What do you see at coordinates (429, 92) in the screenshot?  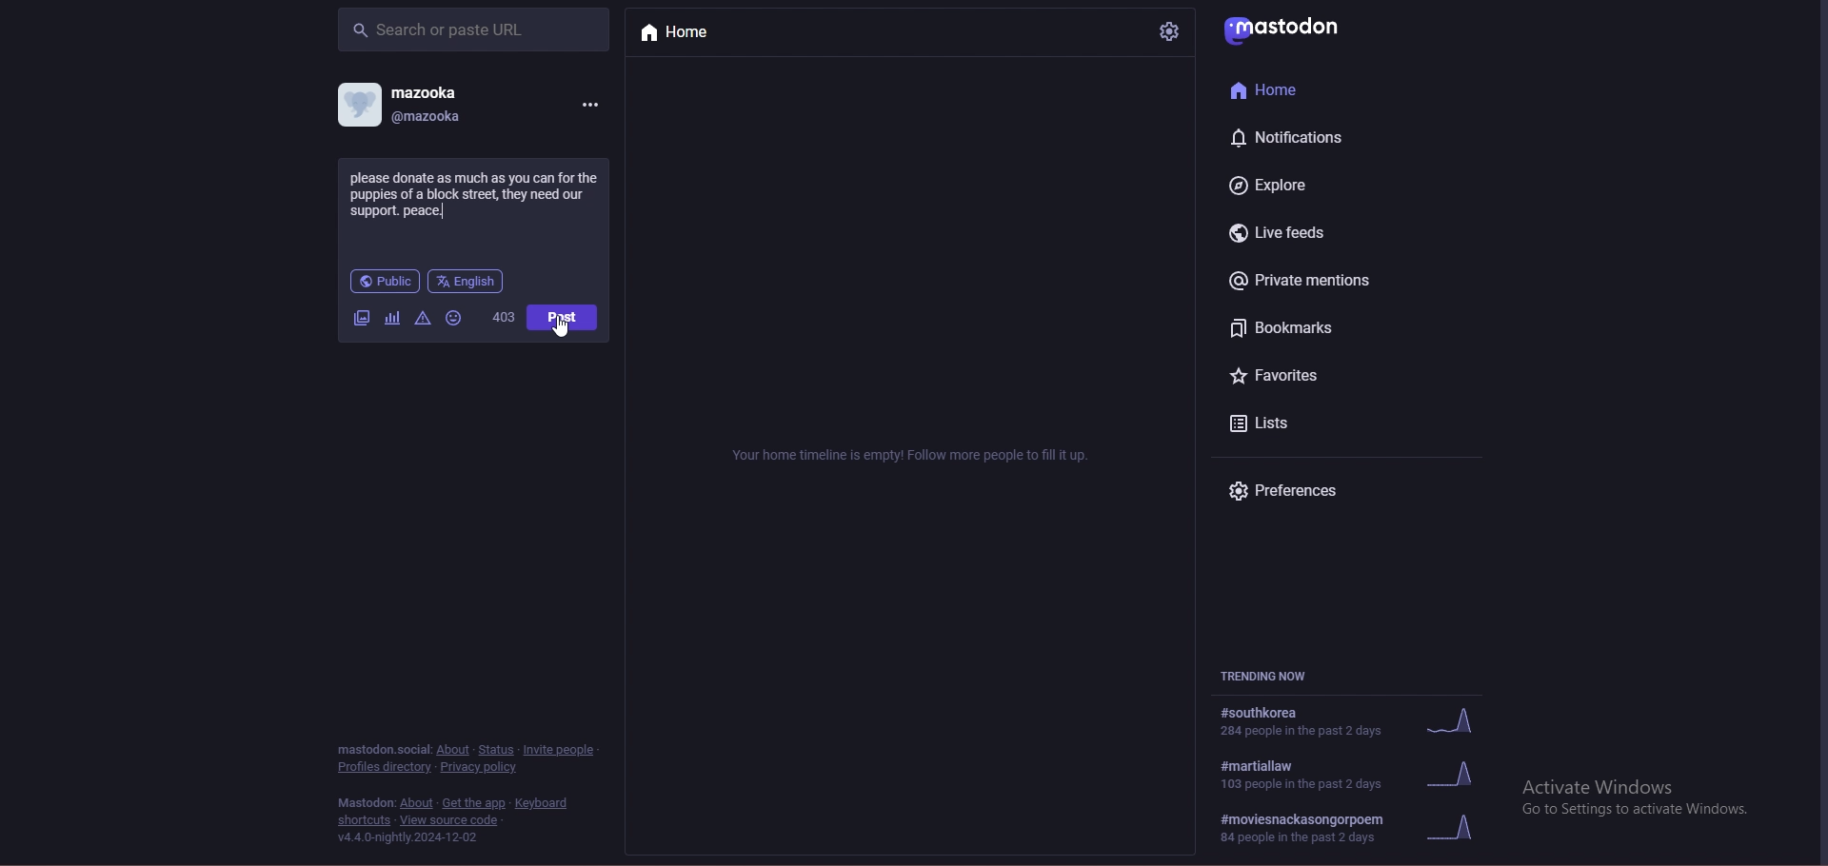 I see `mazooka` at bounding box center [429, 92].